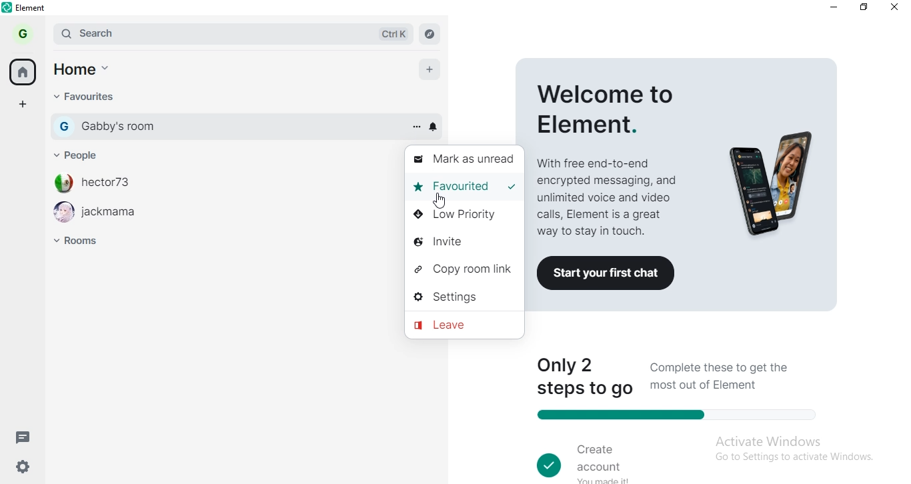  I want to click on mark as unread, so click(465, 162).